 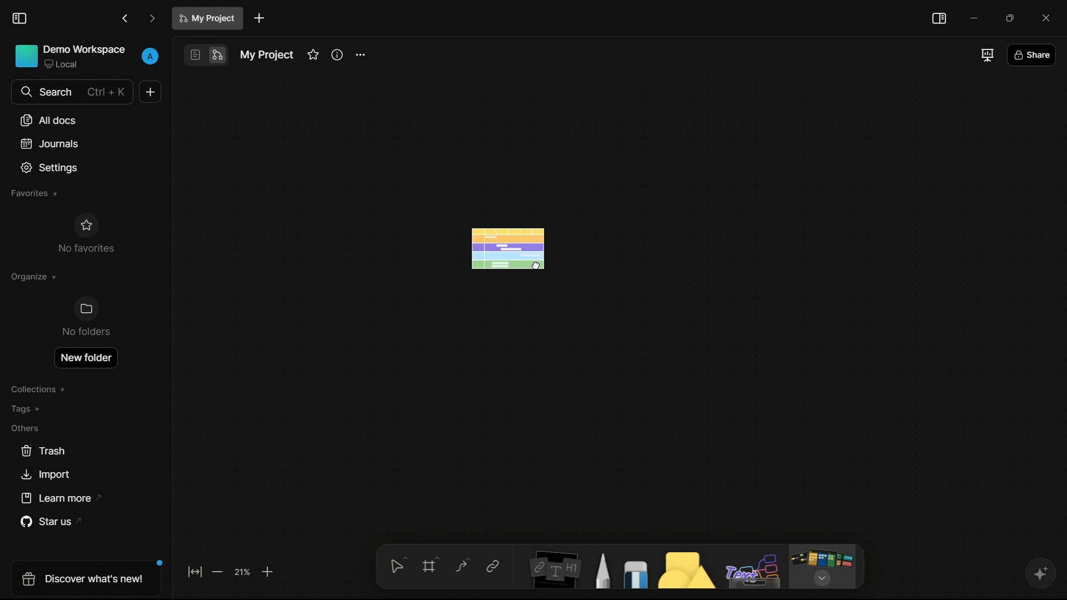 I want to click on more tools, so click(x=823, y=566).